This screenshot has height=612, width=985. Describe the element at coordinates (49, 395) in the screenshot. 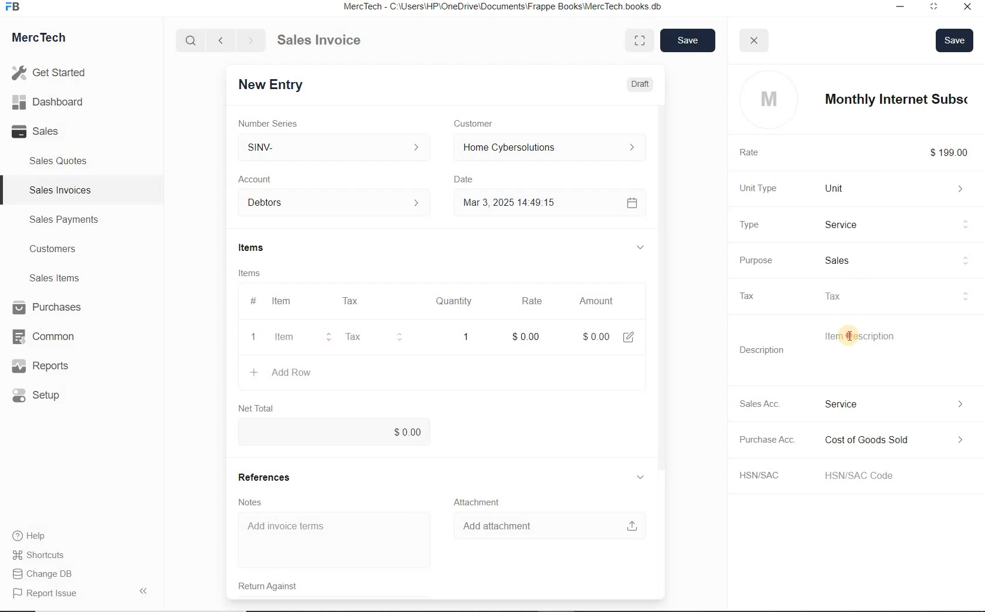

I see `Setup` at that location.